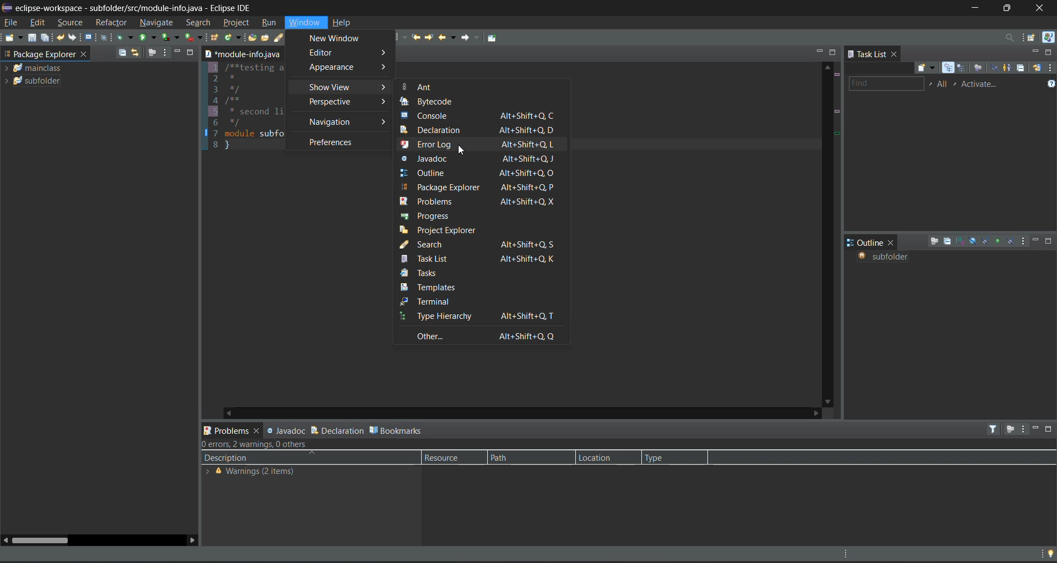 Image resolution: width=1057 pixels, height=563 pixels. What do you see at coordinates (481, 317) in the screenshot?
I see `type hierarchy` at bounding box center [481, 317].